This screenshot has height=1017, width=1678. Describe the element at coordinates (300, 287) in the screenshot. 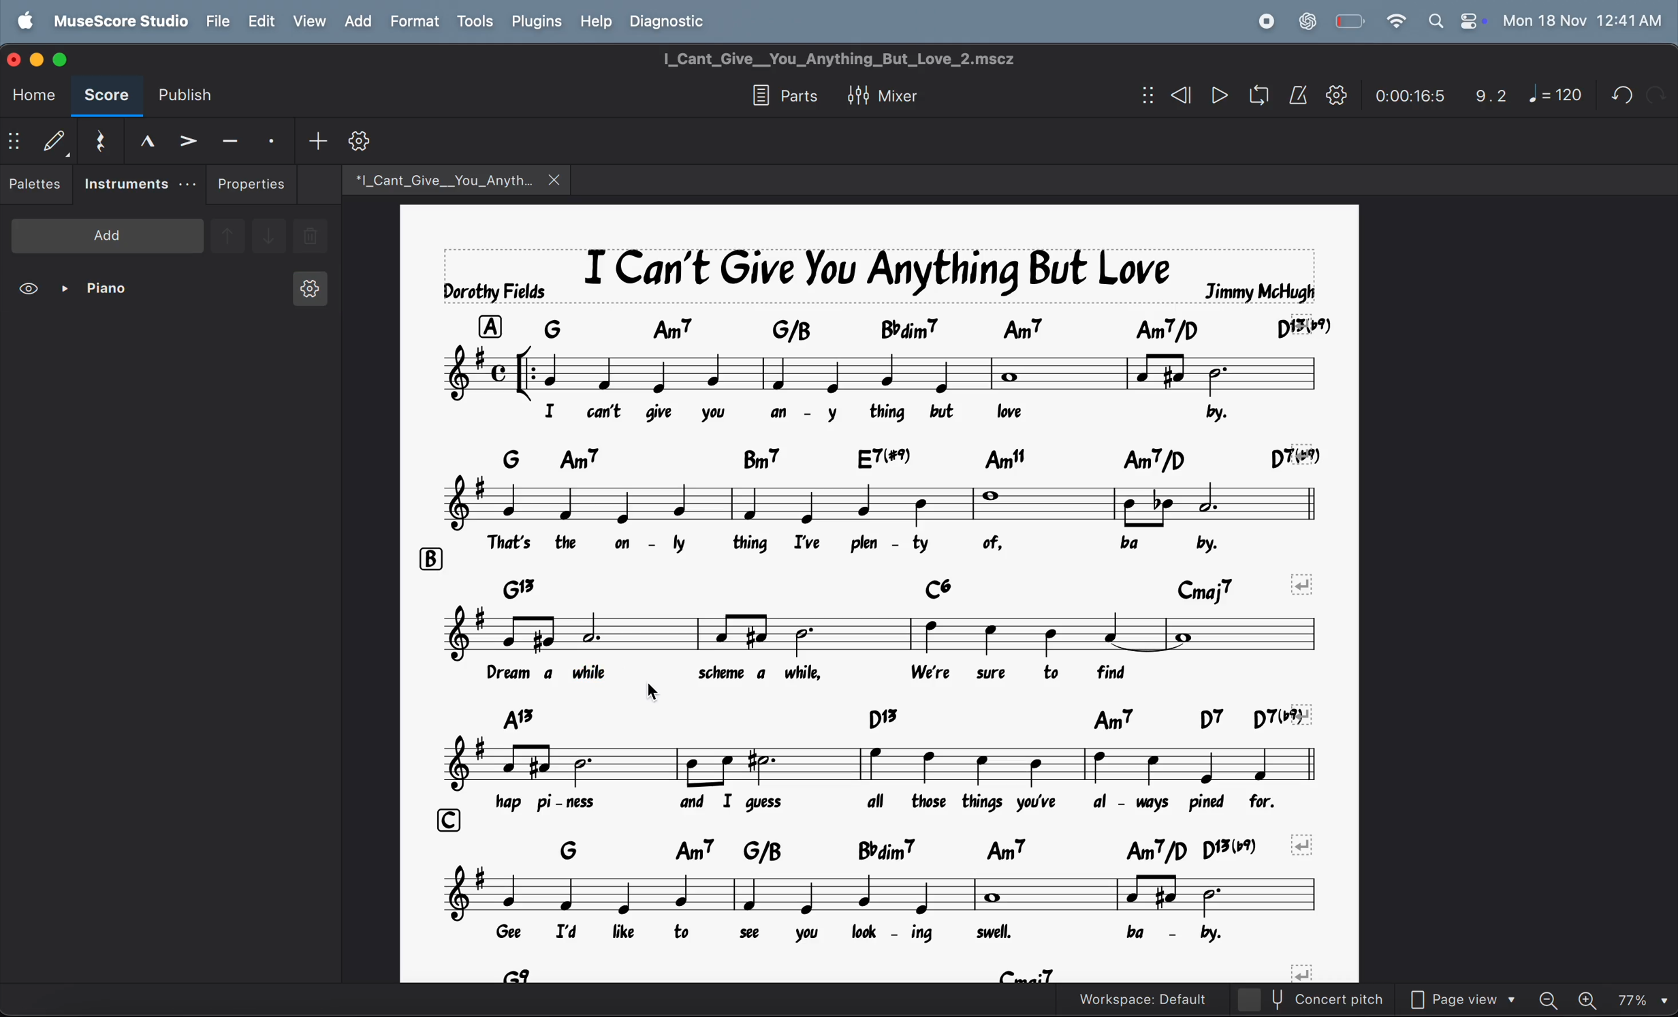

I see `instrument settings` at that location.